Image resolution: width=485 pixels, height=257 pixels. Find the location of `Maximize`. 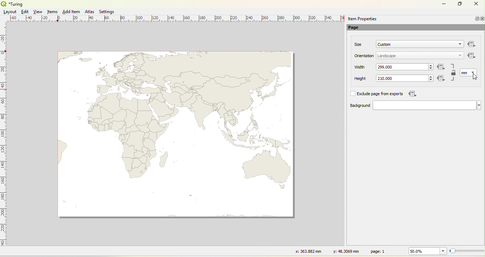

Maximize is located at coordinates (460, 4).